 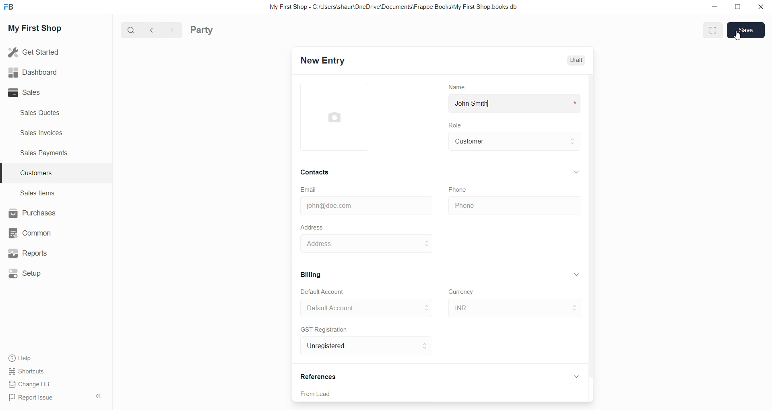 I want to click on Default Account, so click(x=328, y=291).